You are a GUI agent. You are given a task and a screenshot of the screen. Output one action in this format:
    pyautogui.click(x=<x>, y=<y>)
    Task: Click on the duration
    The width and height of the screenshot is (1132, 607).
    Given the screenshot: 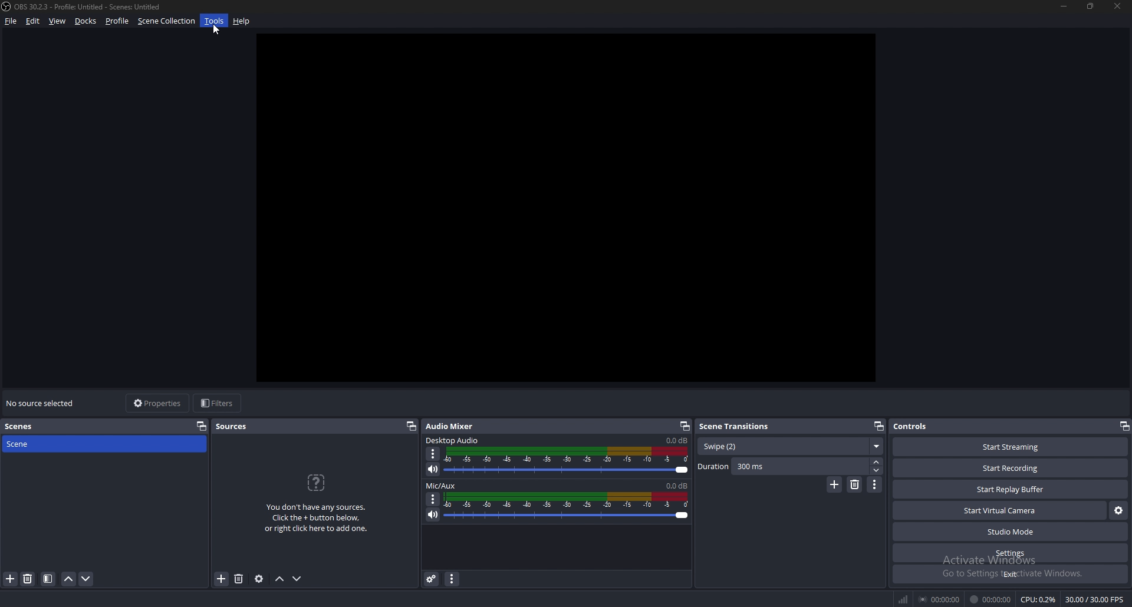 What is the action you would take?
    pyautogui.click(x=783, y=466)
    